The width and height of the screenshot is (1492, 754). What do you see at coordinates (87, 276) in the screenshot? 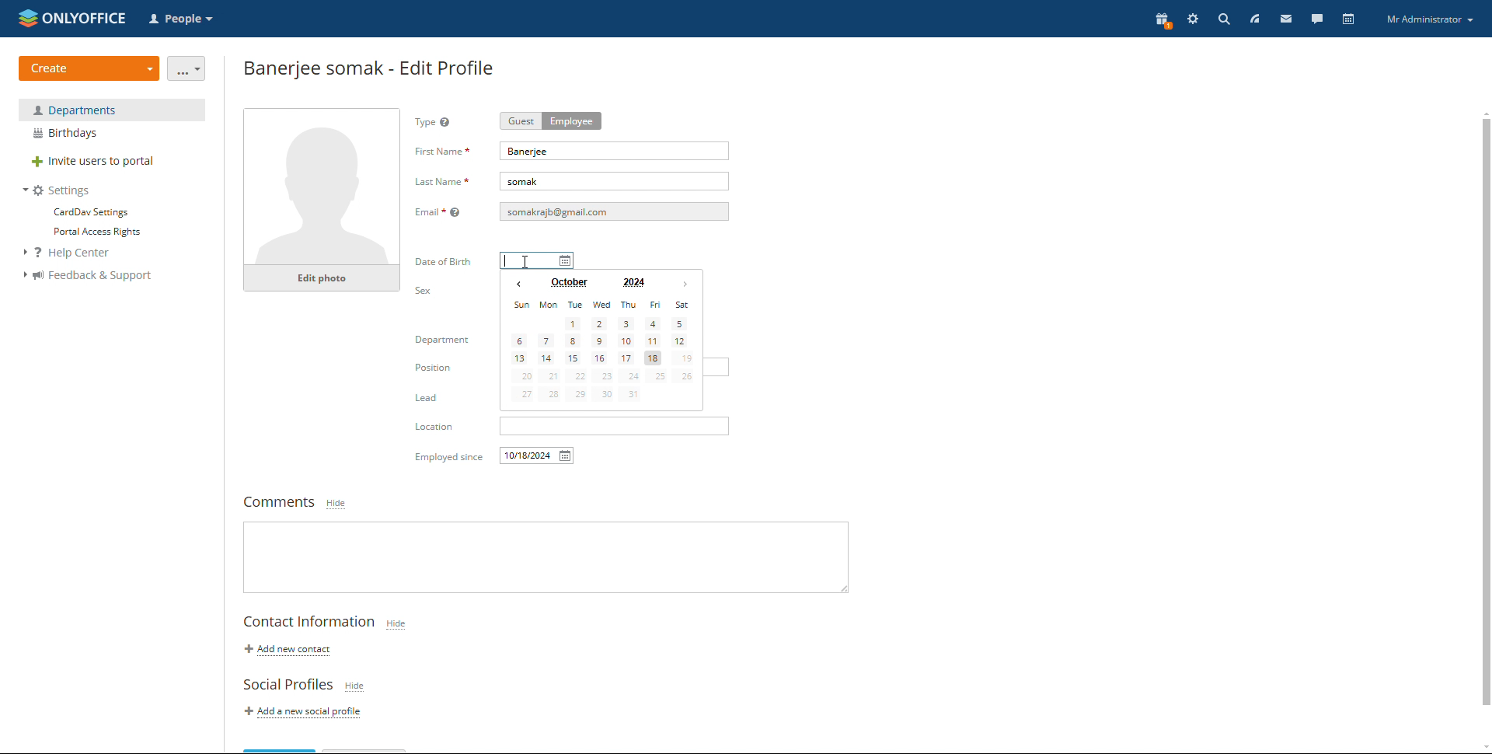
I see `feedback and support` at bounding box center [87, 276].